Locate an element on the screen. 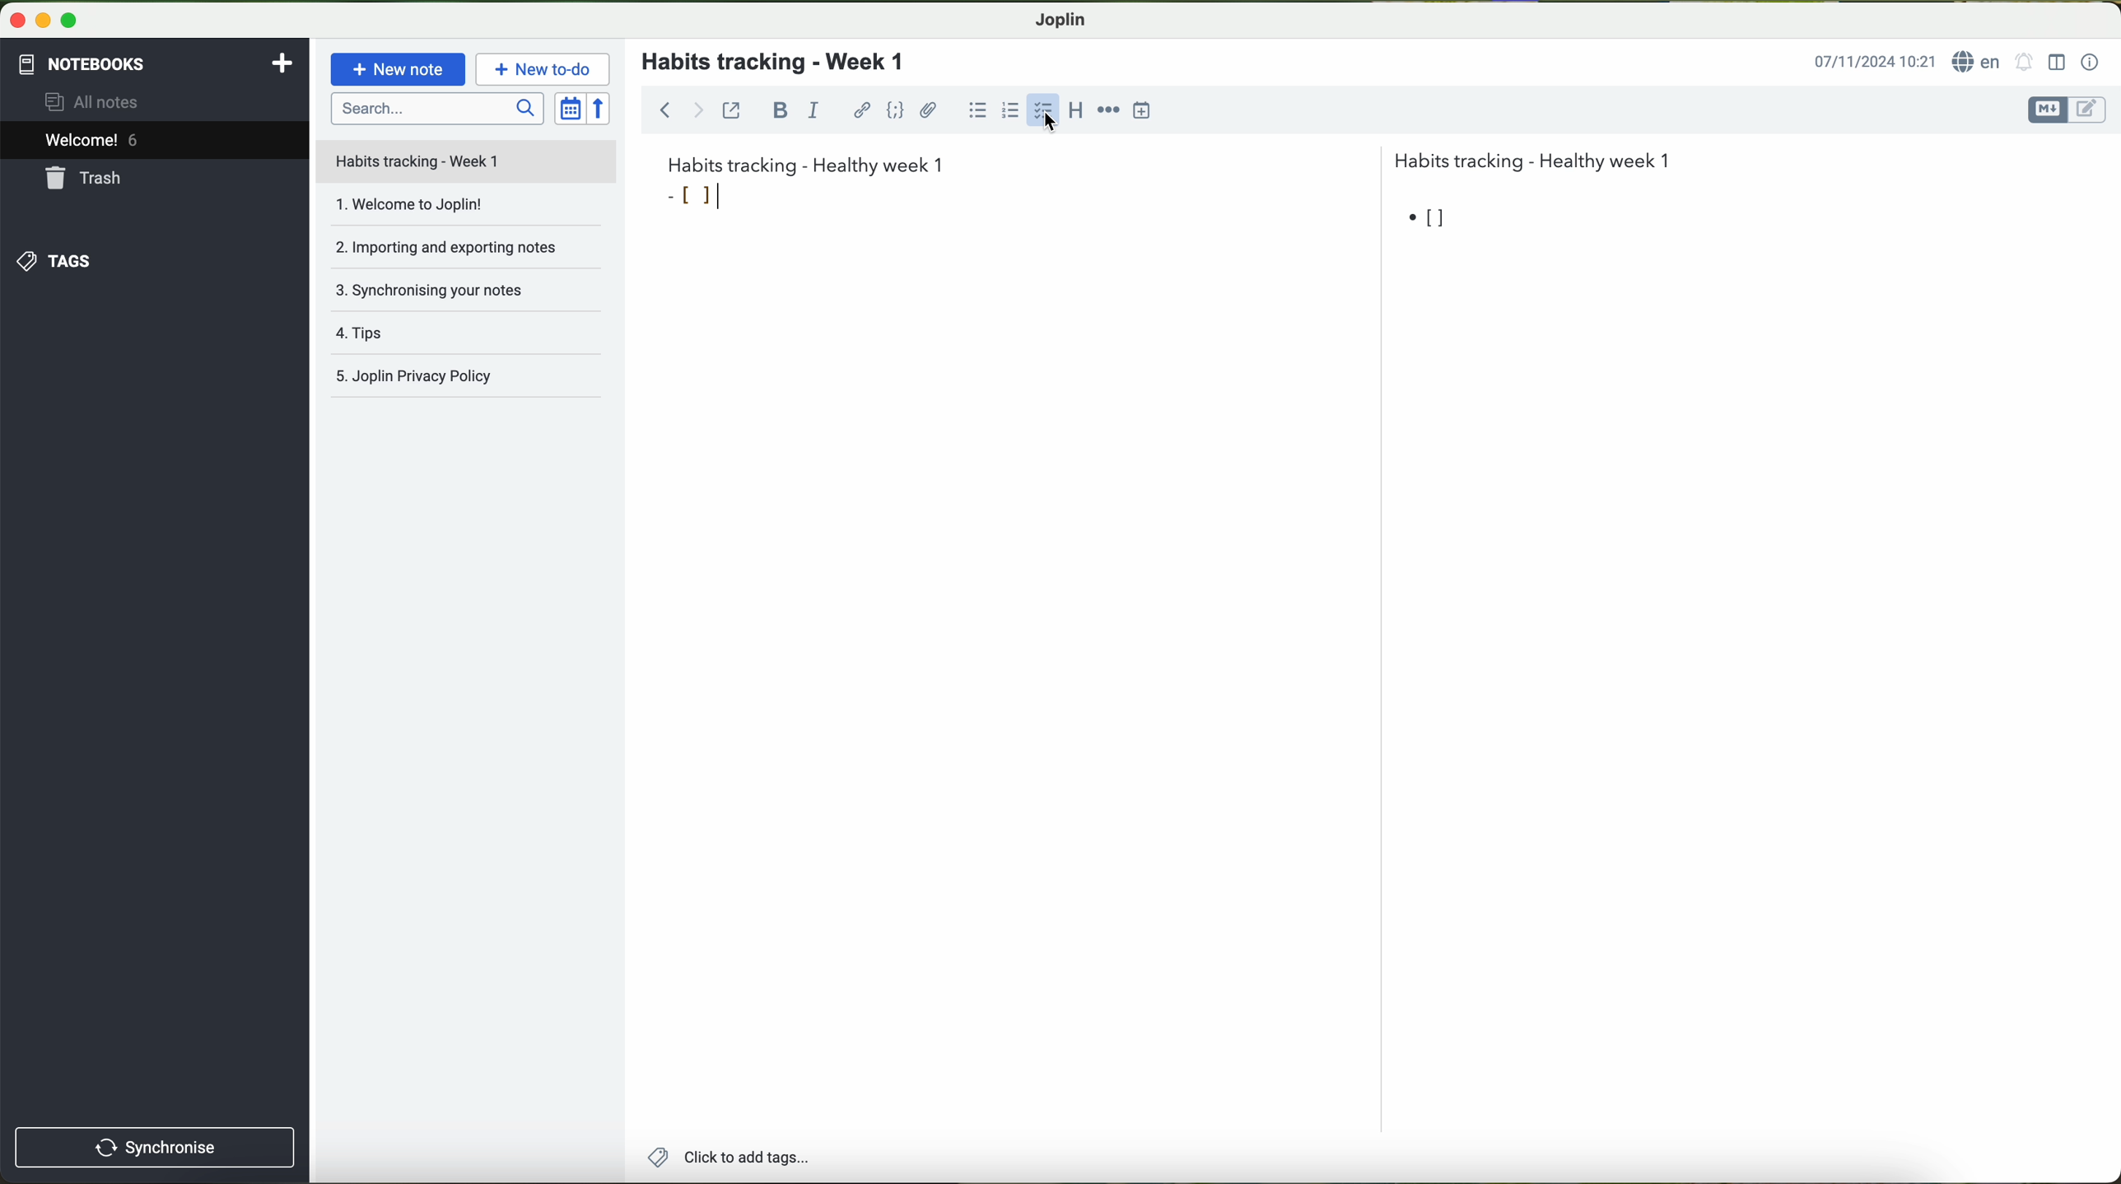  date and hour is located at coordinates (1875, 60).